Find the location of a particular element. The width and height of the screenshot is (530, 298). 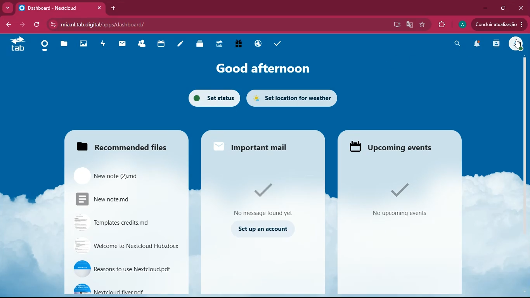

activity is located at coordinates (495, 44).